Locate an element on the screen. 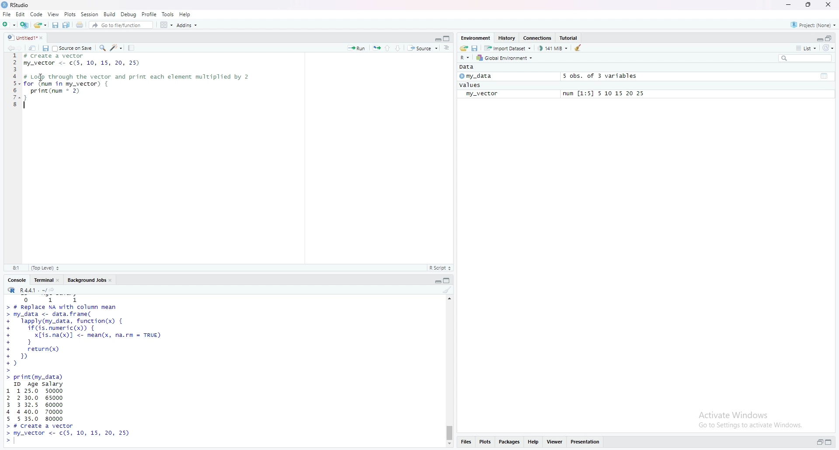 This screenshot has width=839, height=450. view the current working directory is located at coordinates (55, 290).